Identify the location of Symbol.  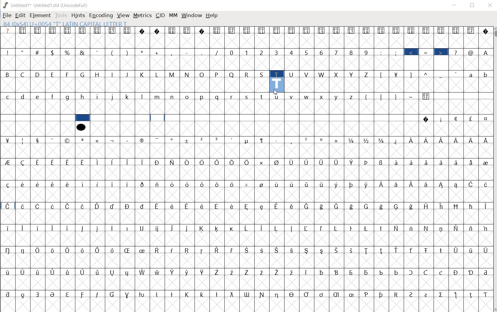
(233, 228).